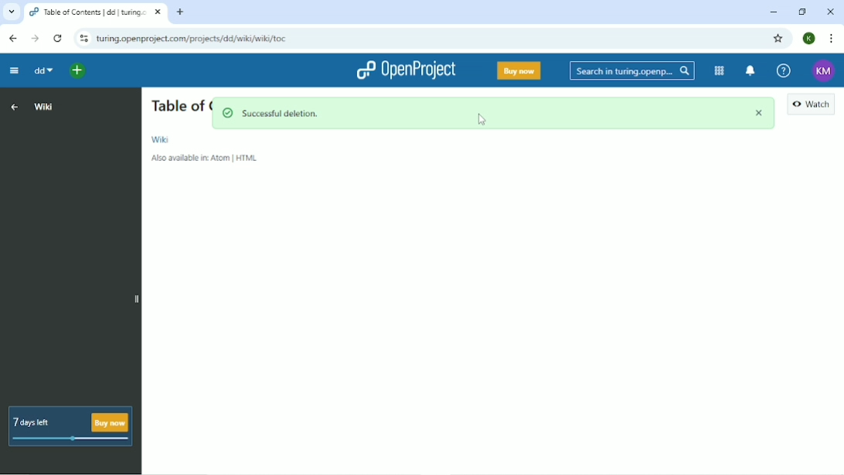 The image size is (844, 475). Describe the element at coordinates (12, 39) in the screenshot. I see `Back` at that location.